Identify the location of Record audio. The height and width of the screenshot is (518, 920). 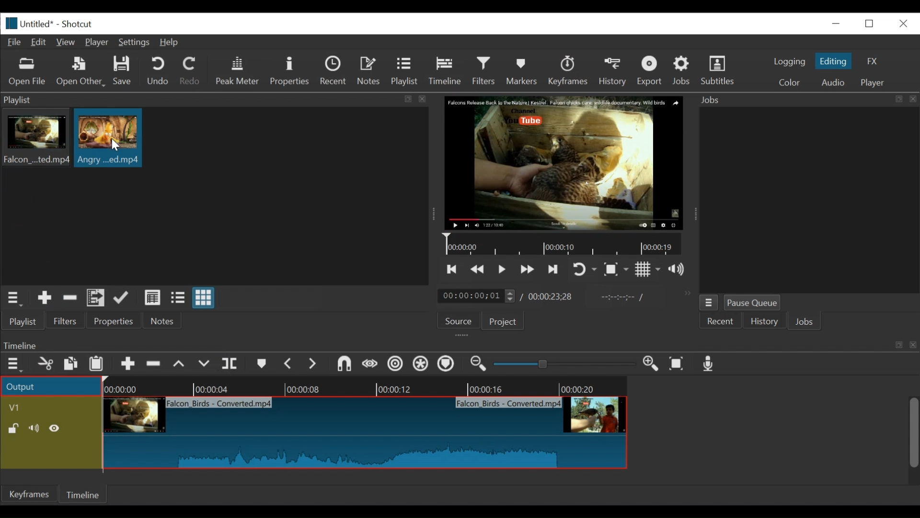
(709, 366).